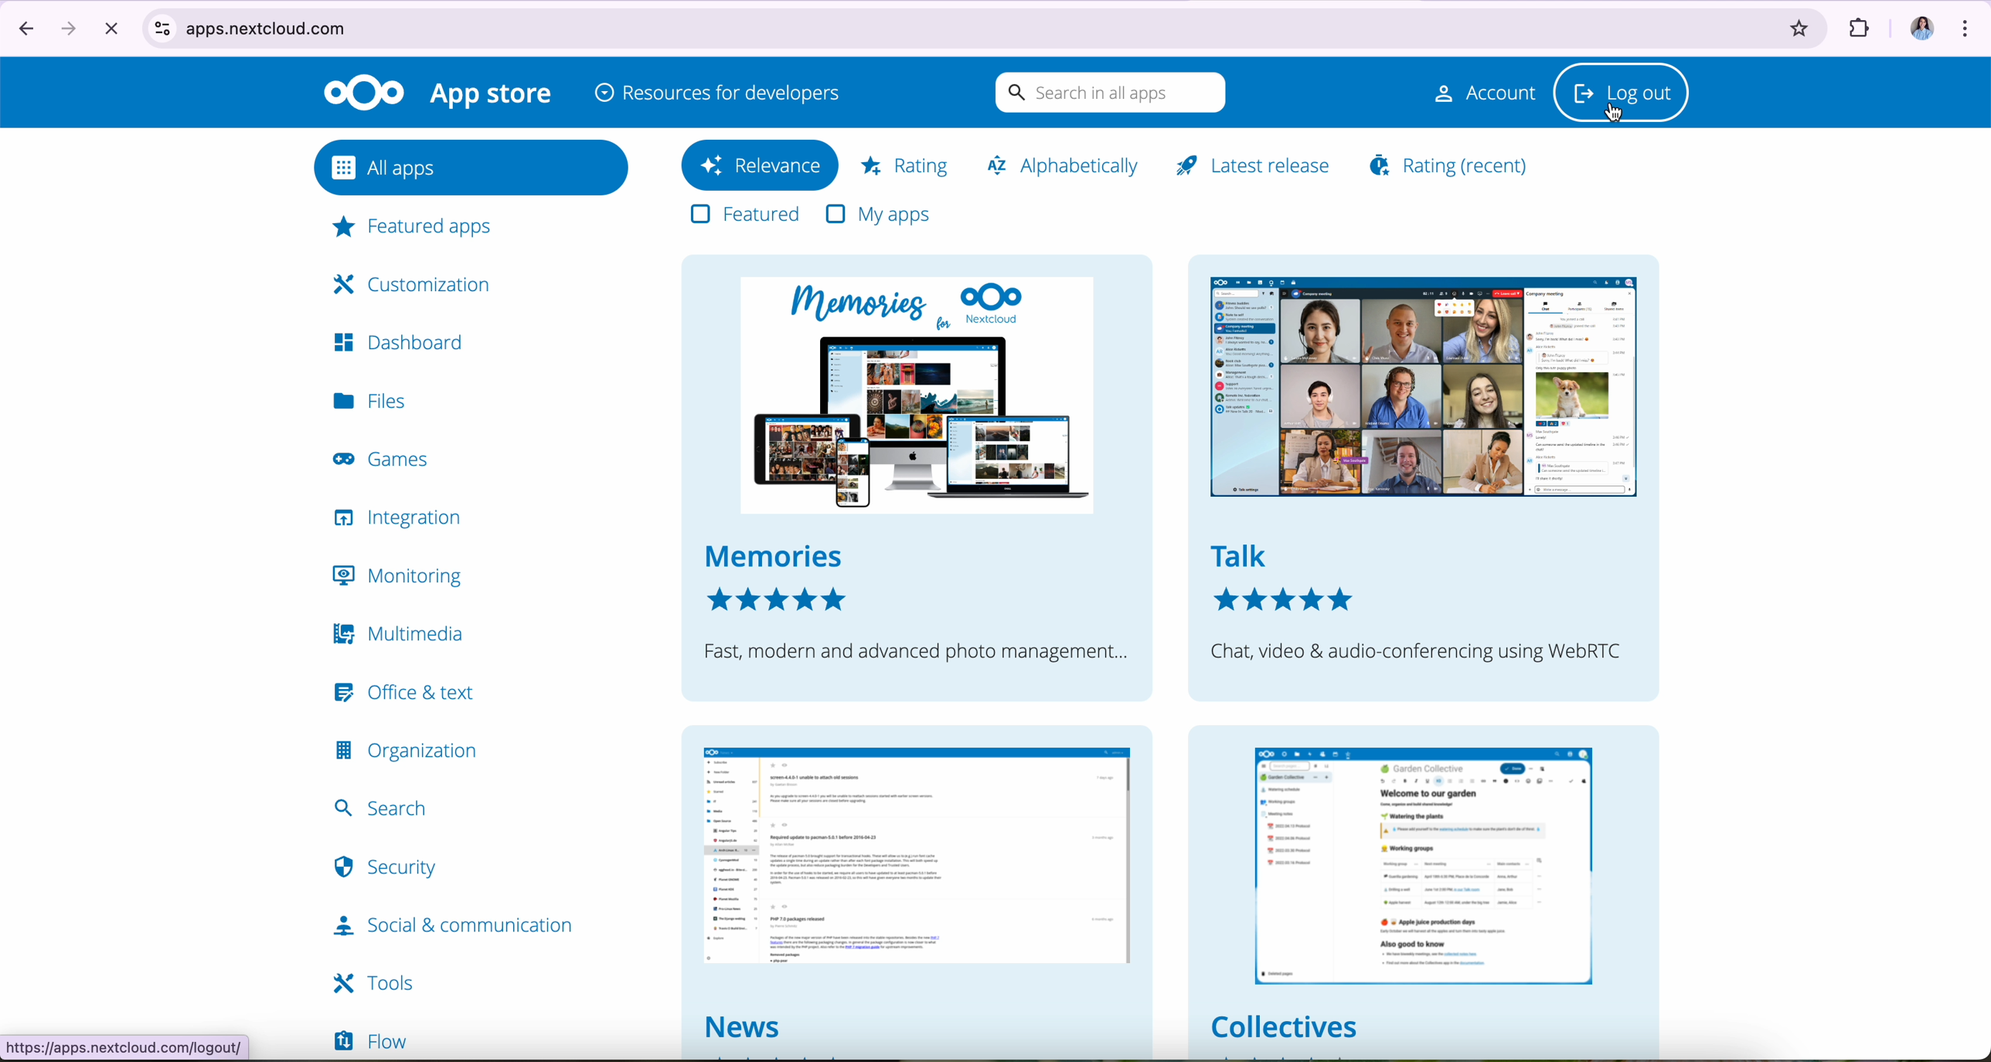 Image resolution: width=1991 pixels, height=1062 pixels. What do you see at coordinates (1472, 93) in the screenshot?
I see `account` at bounding box center [1472, 93].